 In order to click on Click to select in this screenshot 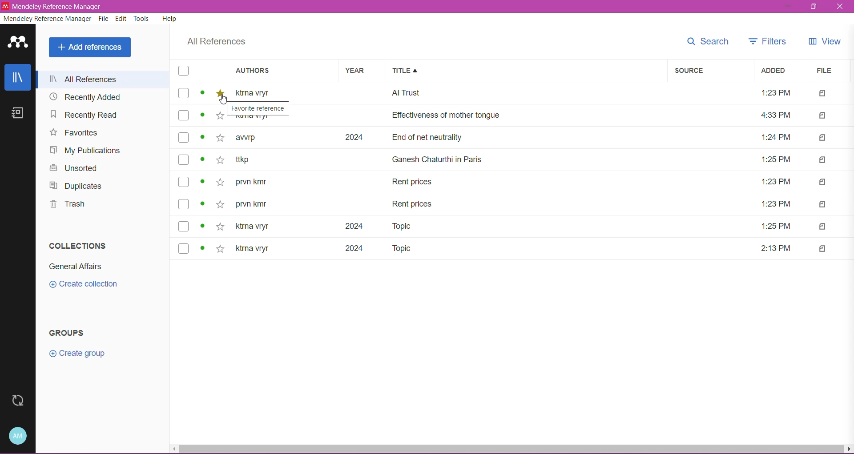, I will do `click(184, 115)`.